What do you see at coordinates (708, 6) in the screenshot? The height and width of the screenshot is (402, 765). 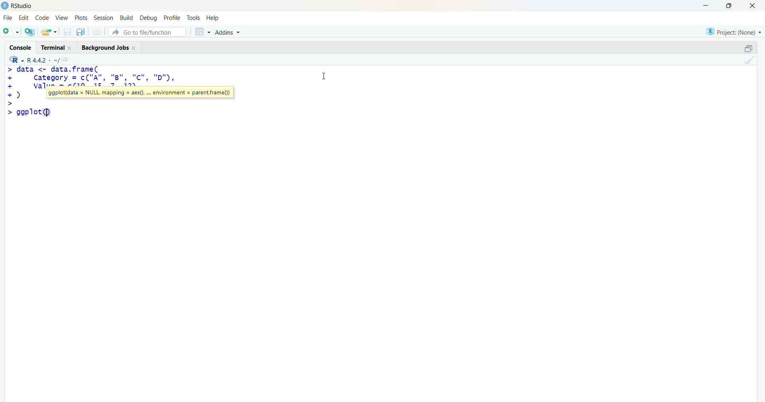 I see `minimize` at bounding box center [708, 6].